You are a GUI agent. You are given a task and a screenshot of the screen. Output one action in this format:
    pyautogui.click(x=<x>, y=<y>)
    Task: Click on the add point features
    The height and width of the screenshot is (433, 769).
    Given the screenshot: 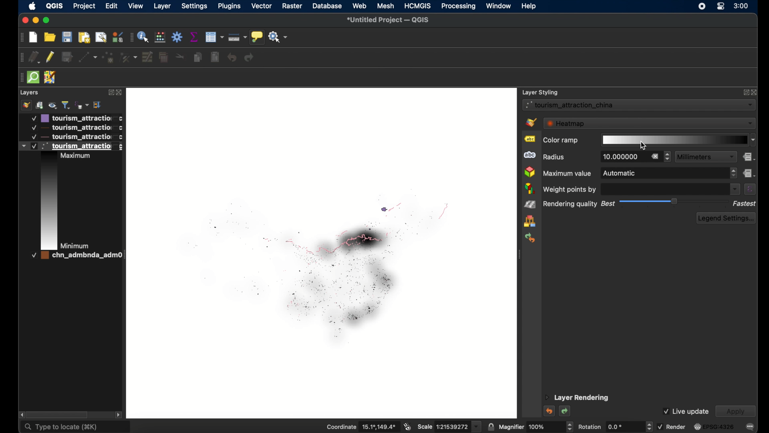 What is the action you would take?
    pyautogui.click(x=109, y=57)
    